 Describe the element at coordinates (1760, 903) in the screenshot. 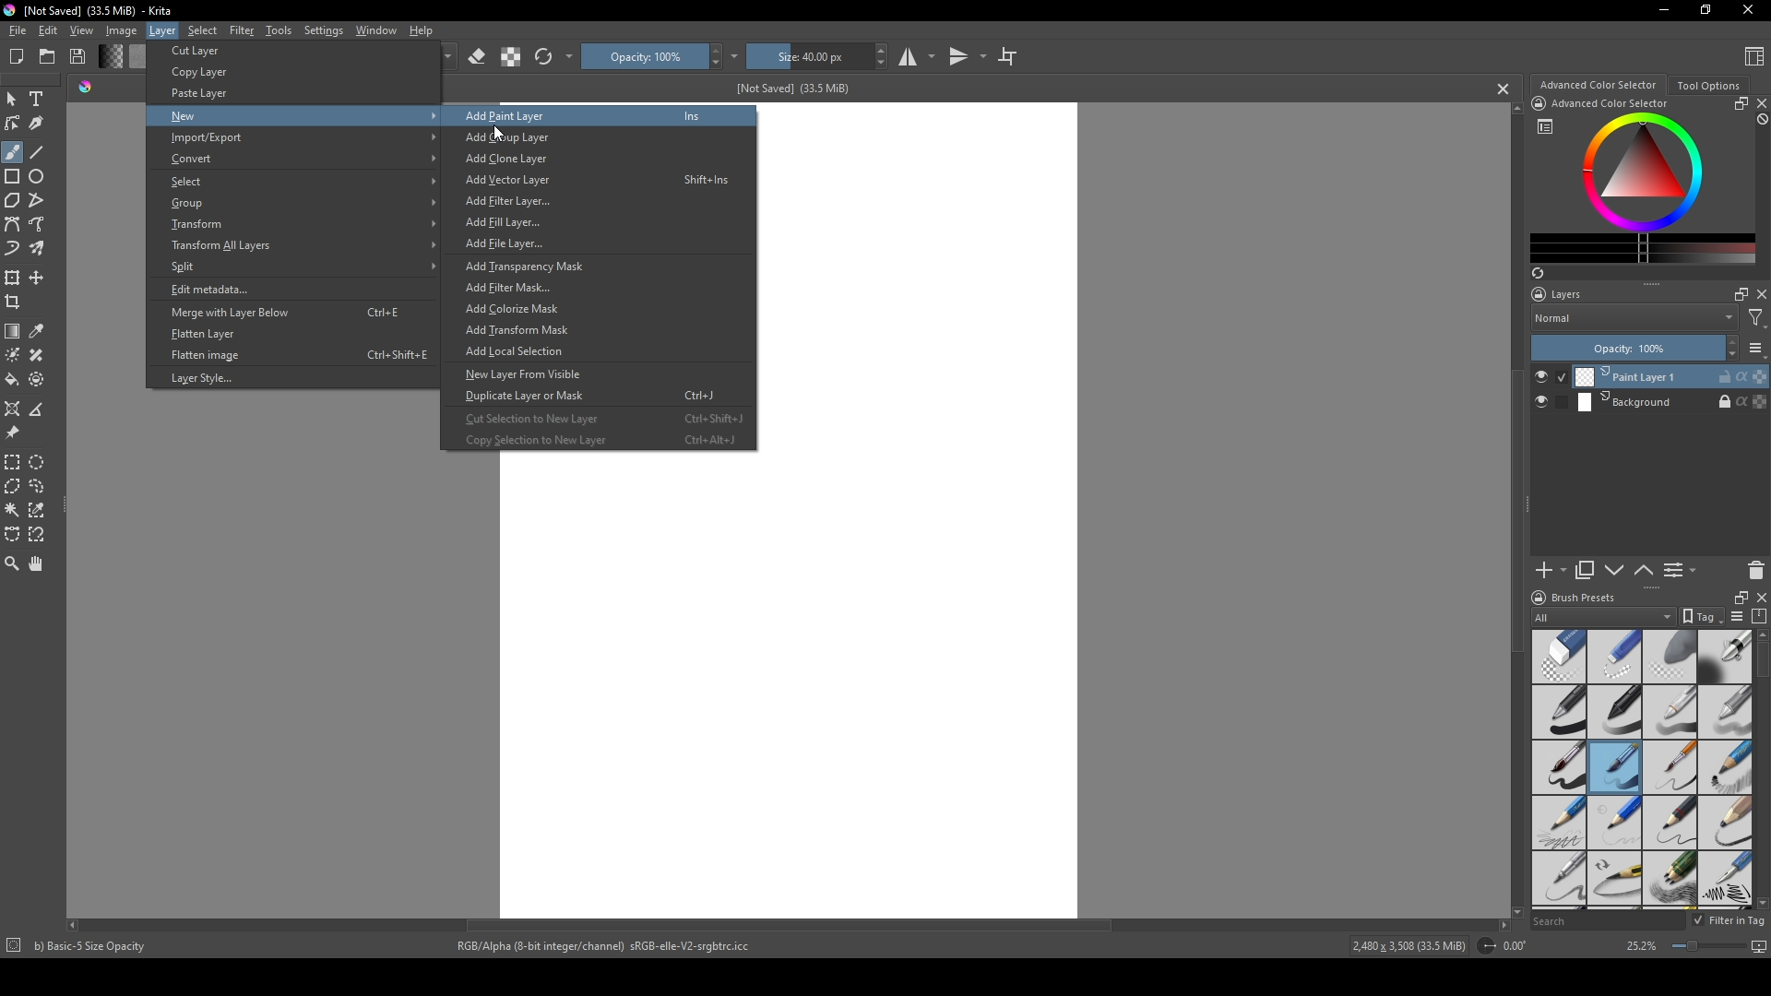

I see `scroll down` at that location.